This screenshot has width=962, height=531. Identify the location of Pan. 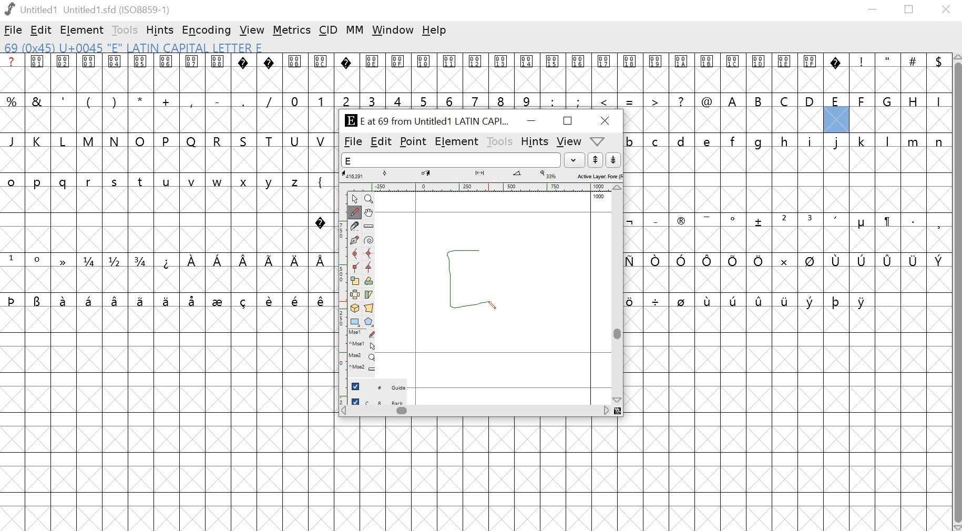
(371, 212).